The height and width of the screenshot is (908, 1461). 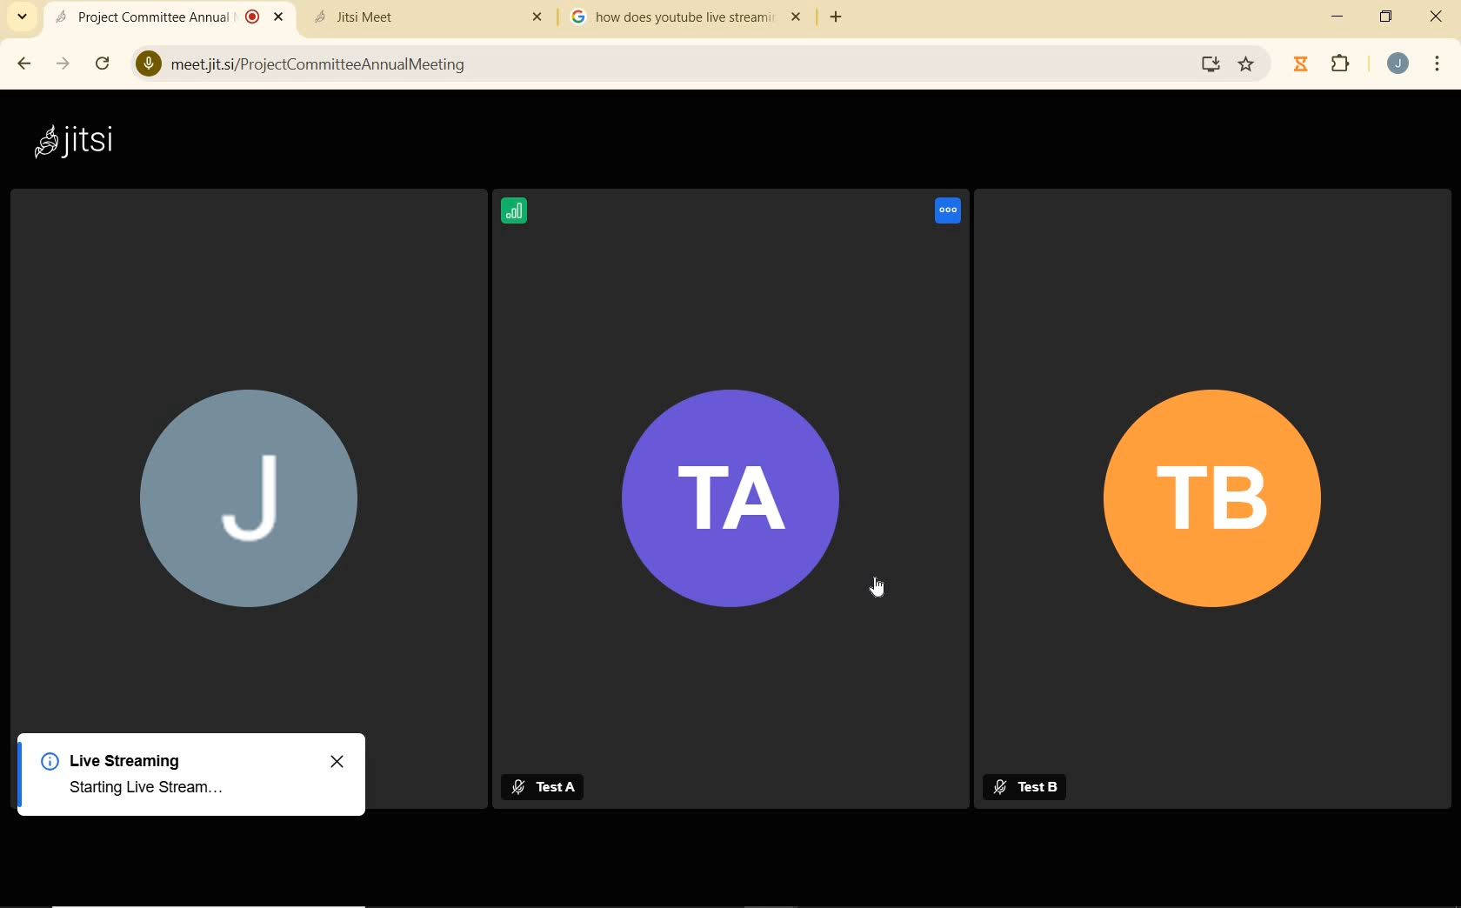 I want to click on Bookmark , so click(x=1247, y=65).